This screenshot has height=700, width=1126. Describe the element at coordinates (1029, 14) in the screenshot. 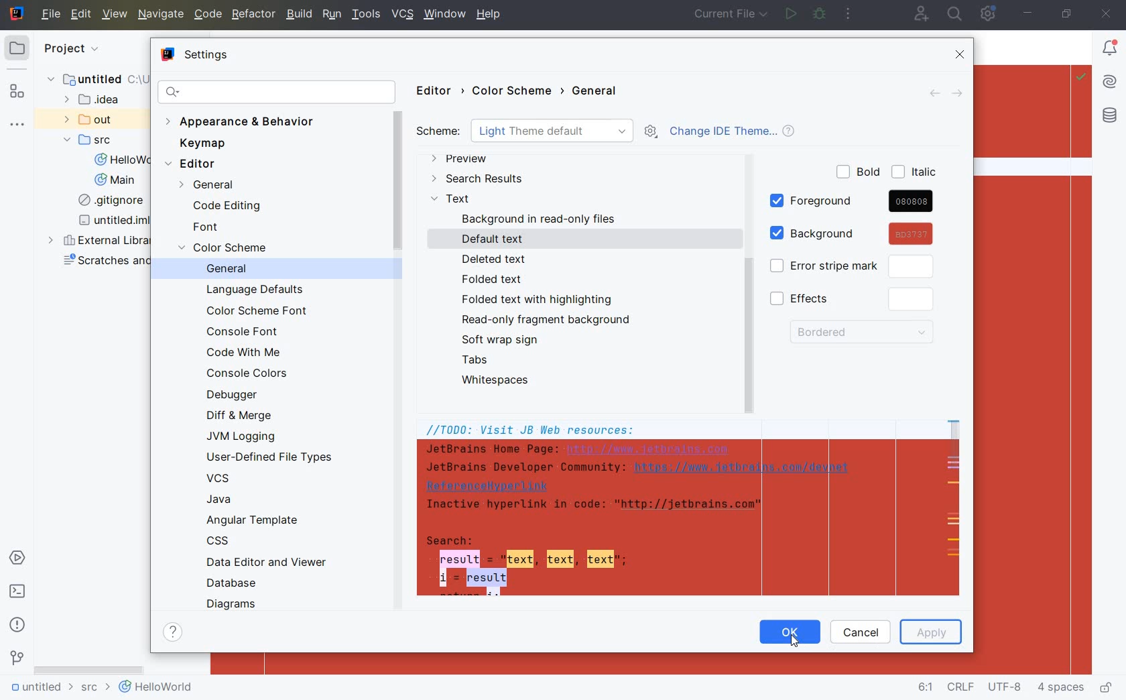

I see `minimize` at that location.